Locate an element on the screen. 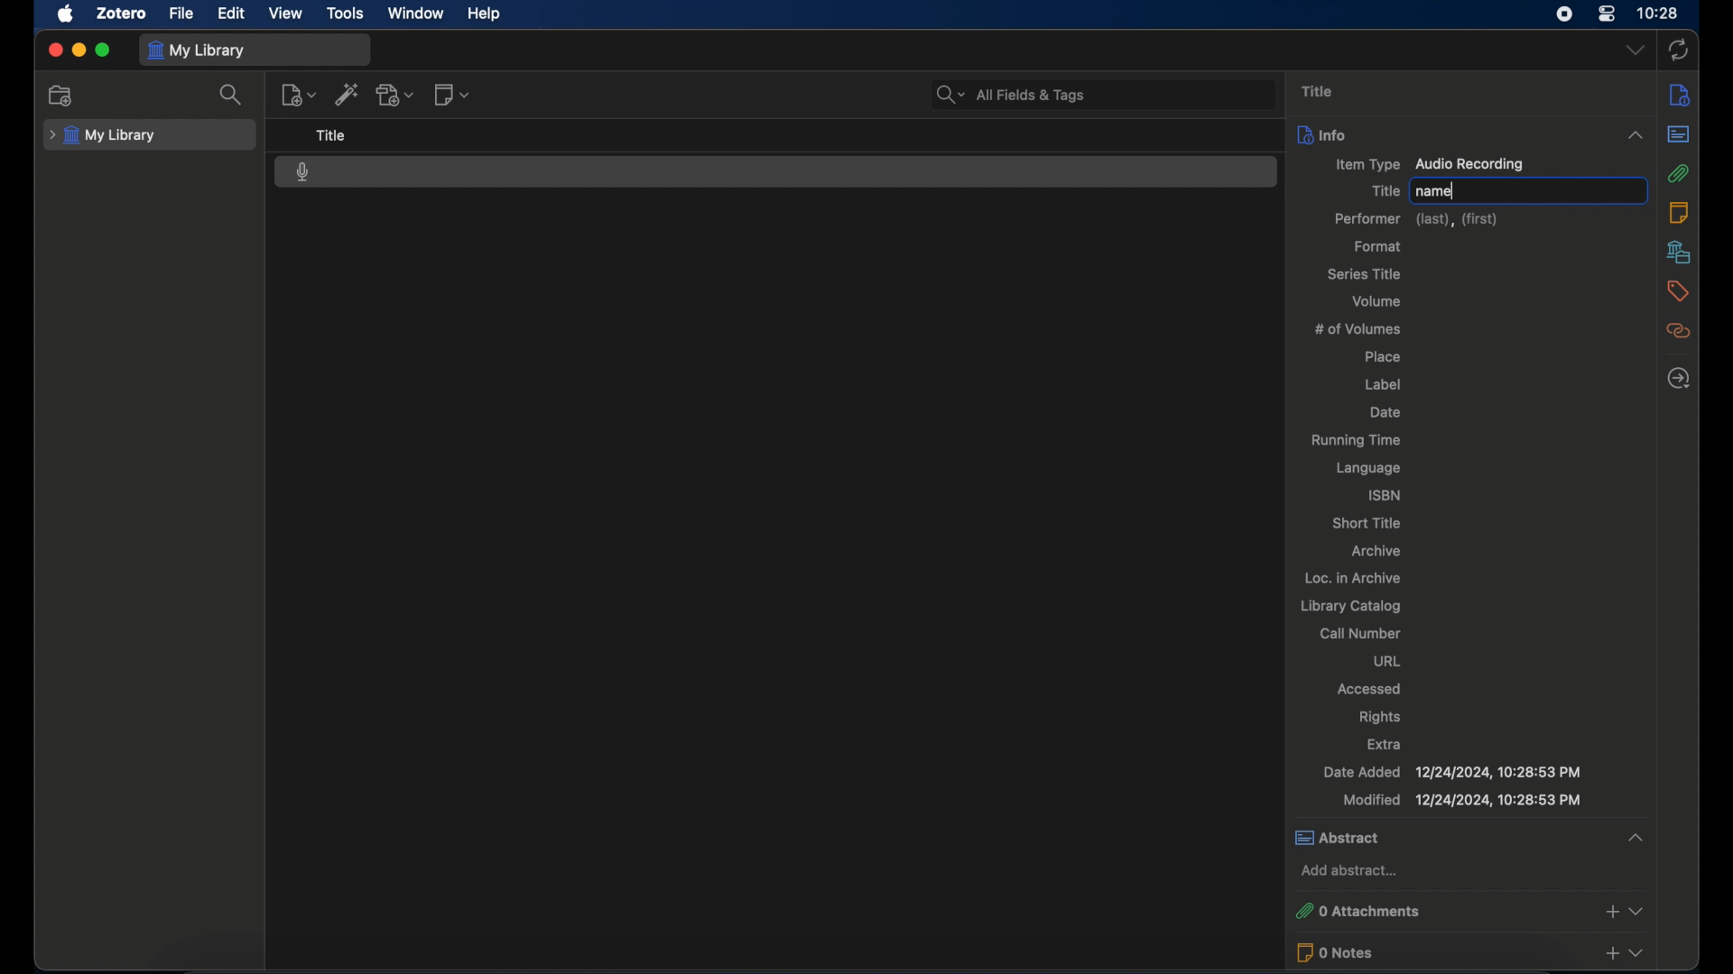 Image resolution: width=1733 pixels, height=974 pixels. maximize is located at coordinates (103, 51).